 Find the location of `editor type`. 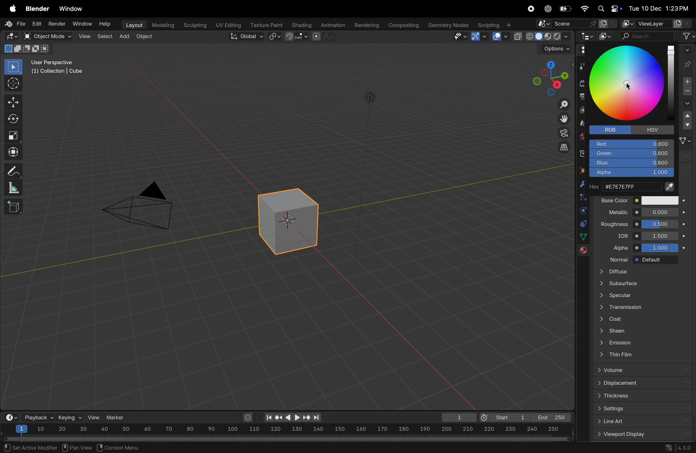

editor type is located at coordinates (583, 51).